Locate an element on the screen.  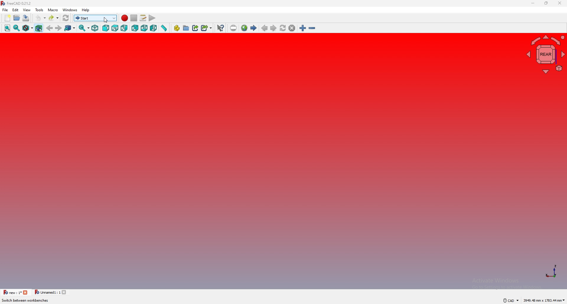
create link is located at coordinates (196, 28).